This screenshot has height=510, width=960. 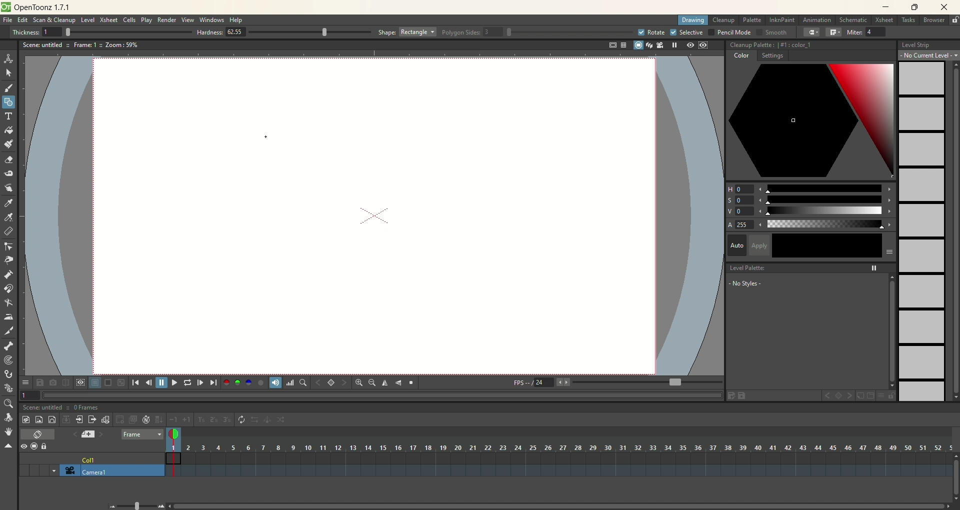 What do you see at coordinates (810, 200) in the screenshot?
I see `saturation` at bounding box center [810, 200].